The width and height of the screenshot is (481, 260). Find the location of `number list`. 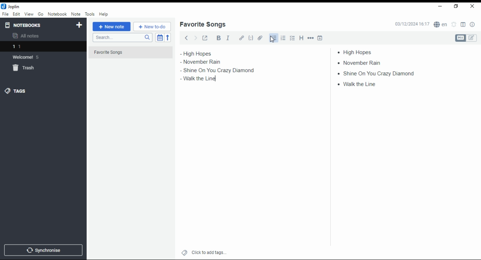

number list is located at coordinates (283, 38).